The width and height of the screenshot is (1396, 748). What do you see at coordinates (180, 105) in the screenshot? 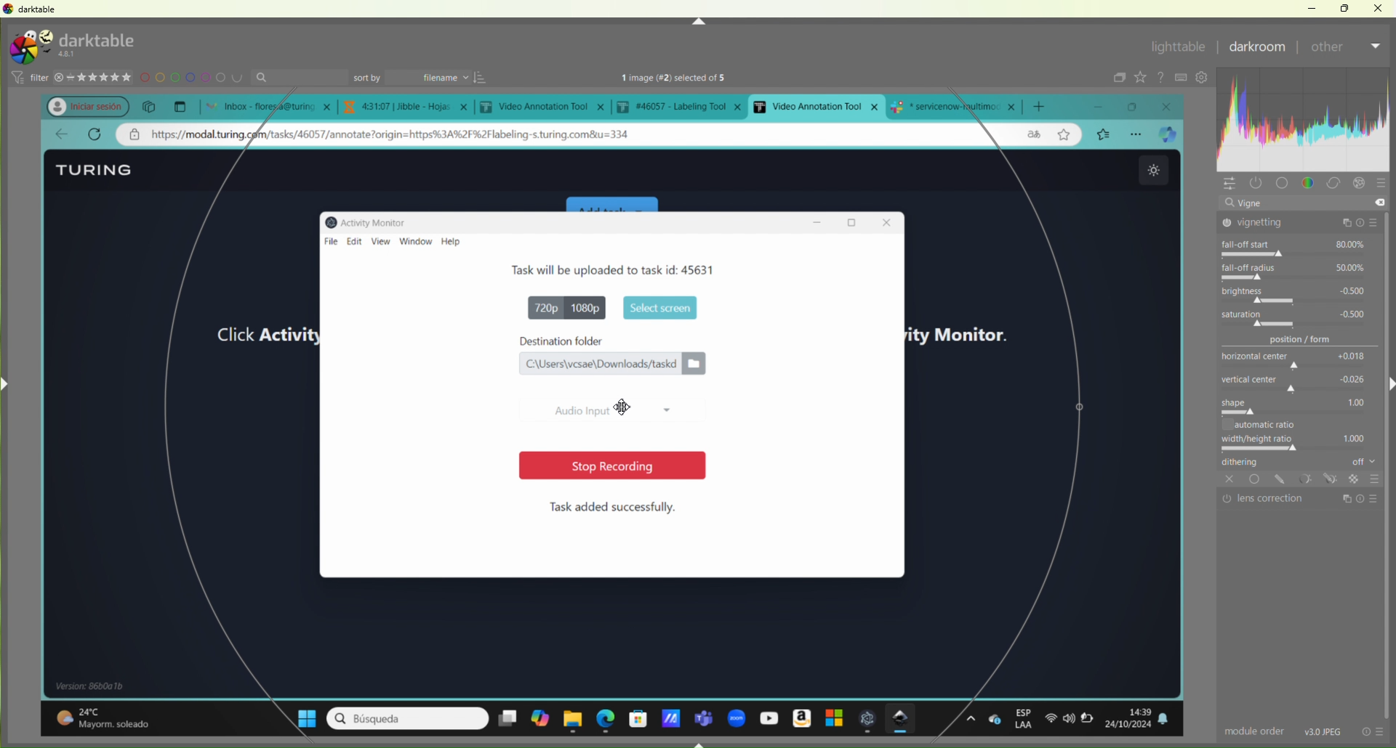
I see `New tab` at bounding box center [180, 105].